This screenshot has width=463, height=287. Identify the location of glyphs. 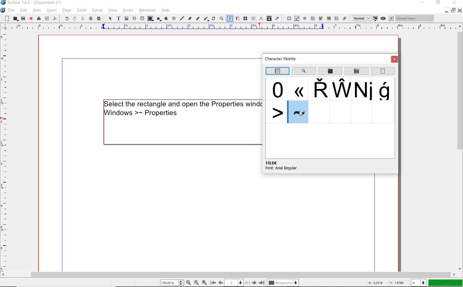
(318, 89).